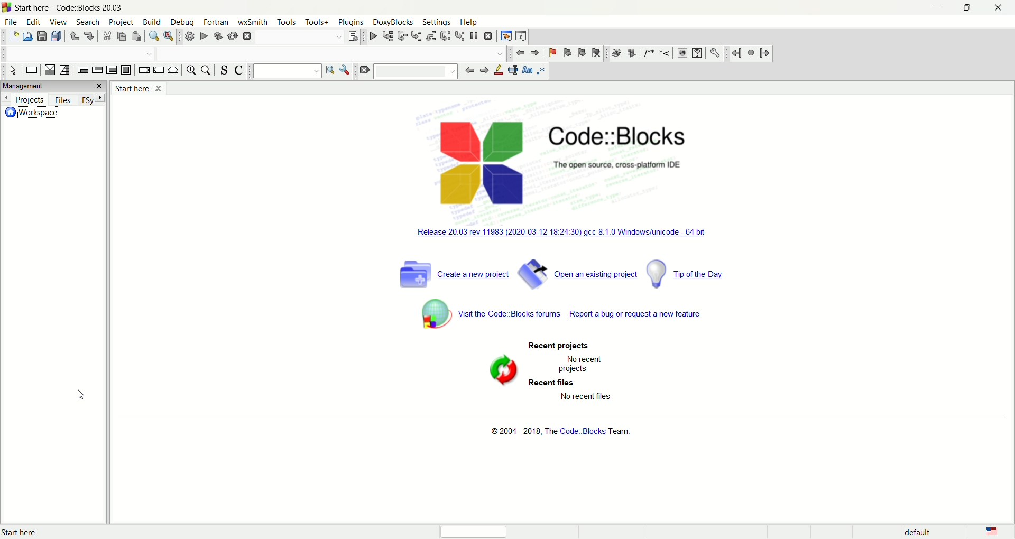  Describe the element at coordinates (715, 54) in the screenshot. I see `settings` at that location.